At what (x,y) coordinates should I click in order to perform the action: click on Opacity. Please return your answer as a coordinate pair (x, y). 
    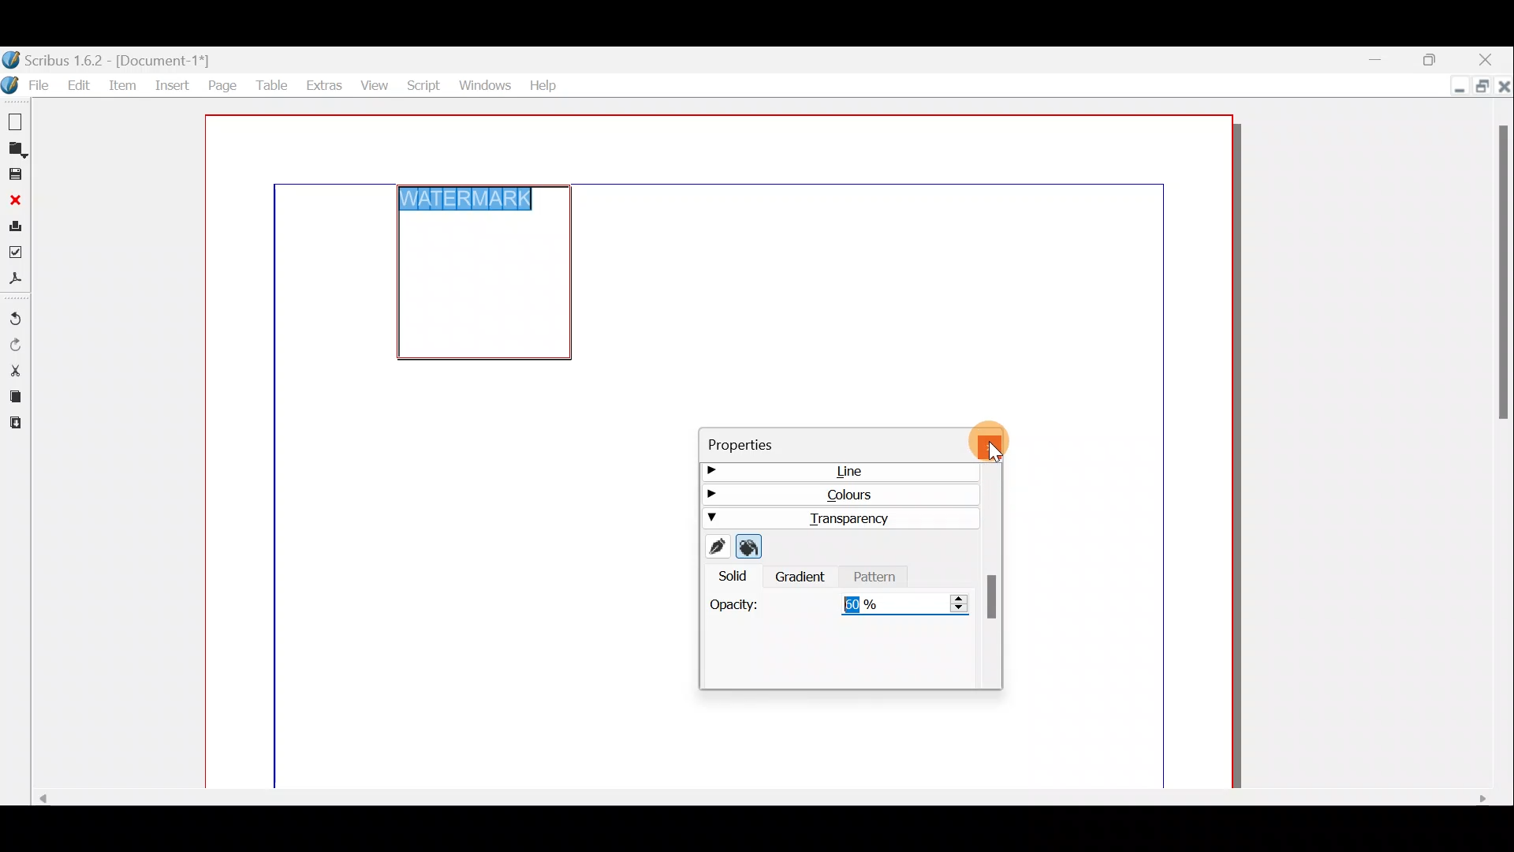
    Looking at the image, I should click on (737, 610).